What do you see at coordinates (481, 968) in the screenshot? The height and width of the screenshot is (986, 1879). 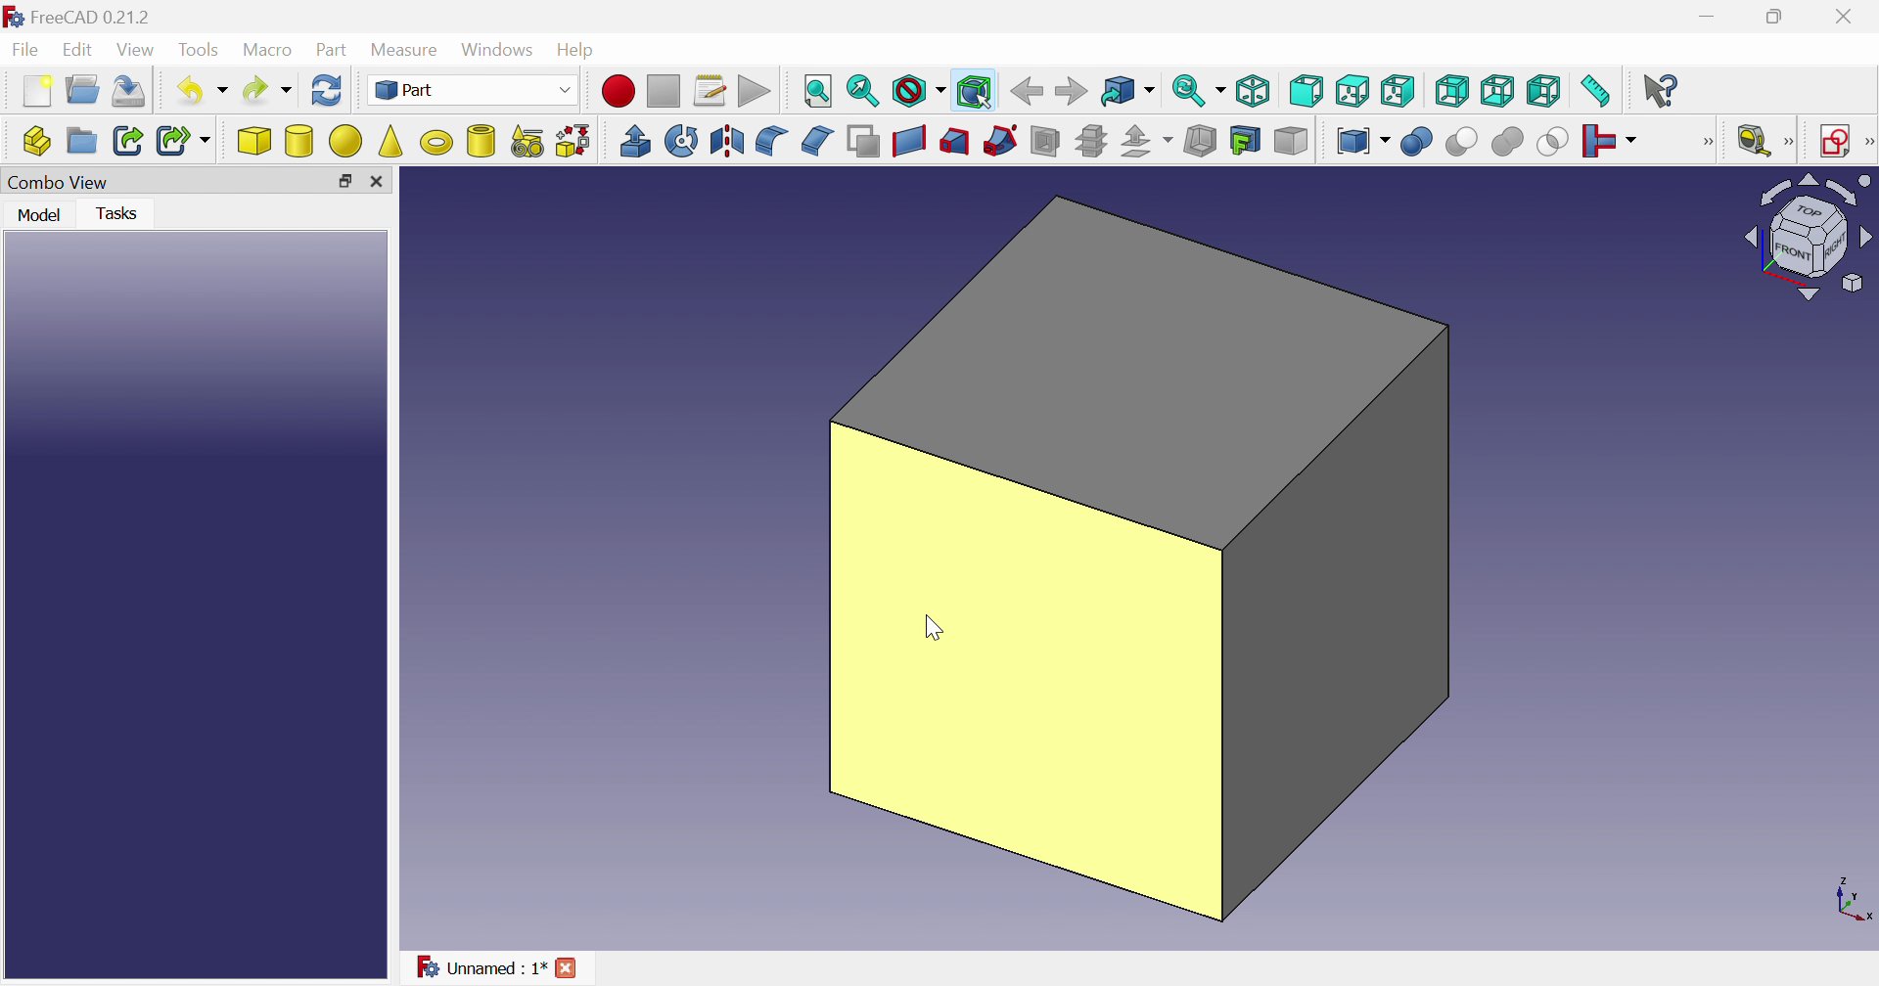 I see `Unnamed : 1*` at bounding box center [481, 968].